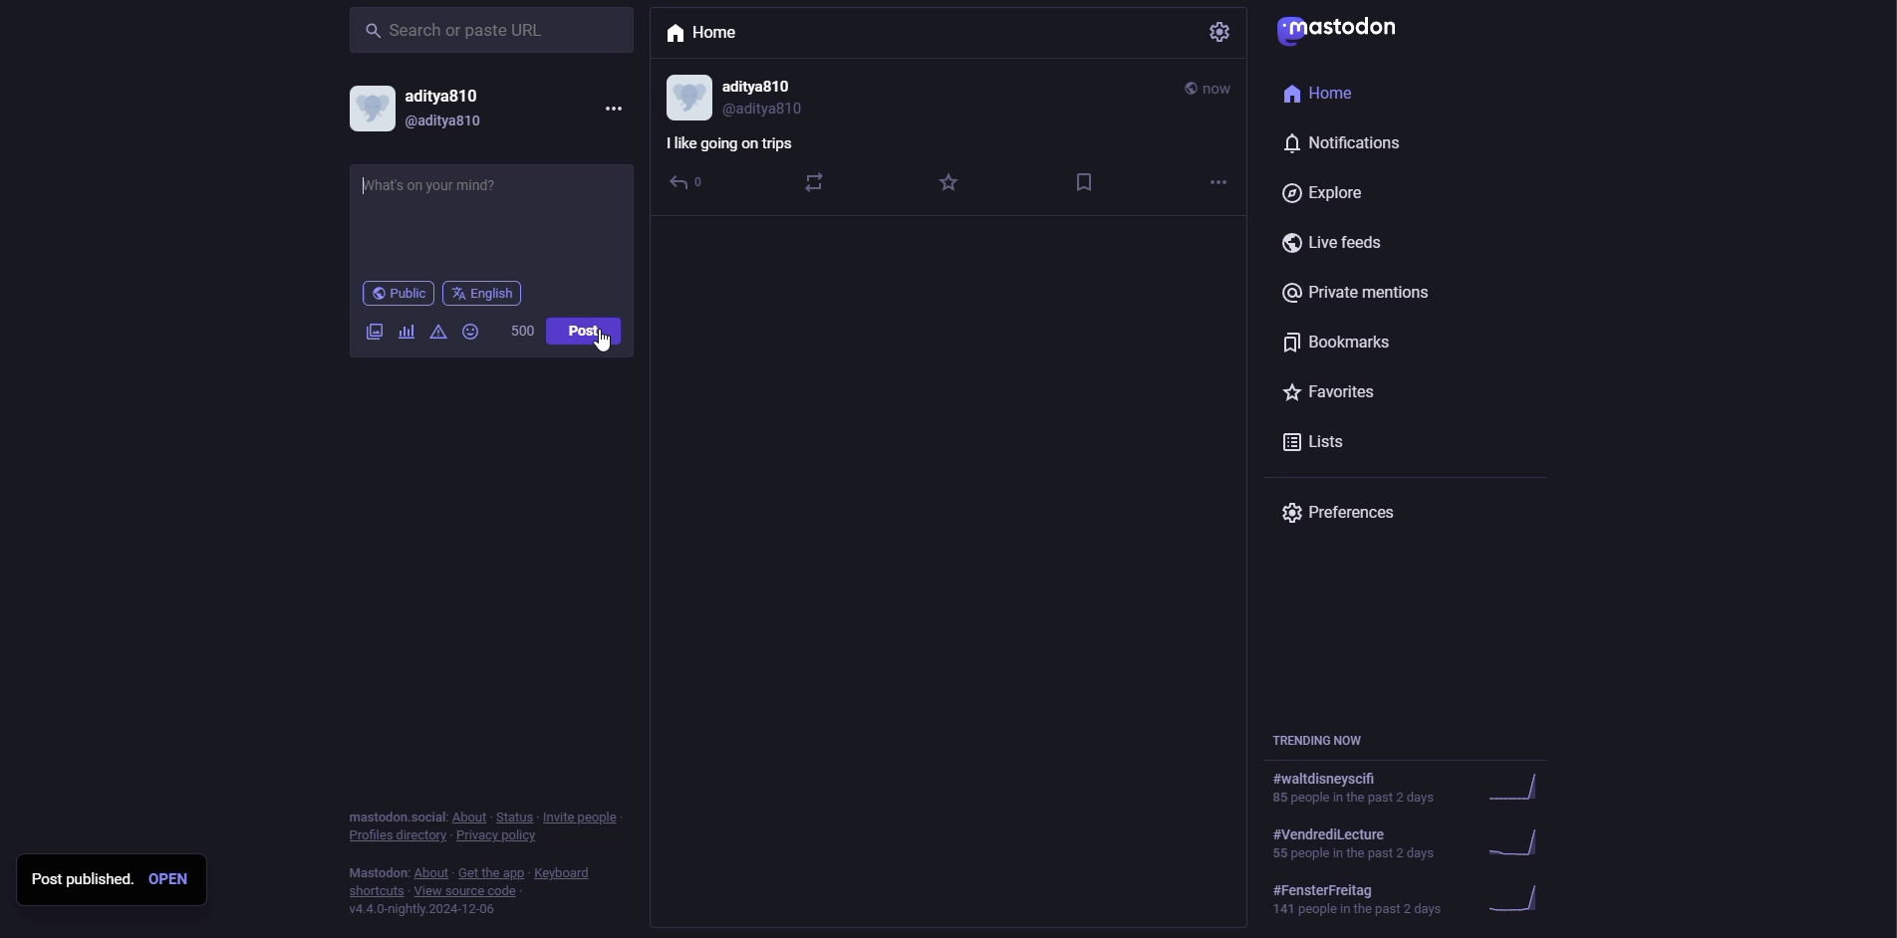 This screenshot has width=1897, height=938. I want to click on public, so click(398, 295).